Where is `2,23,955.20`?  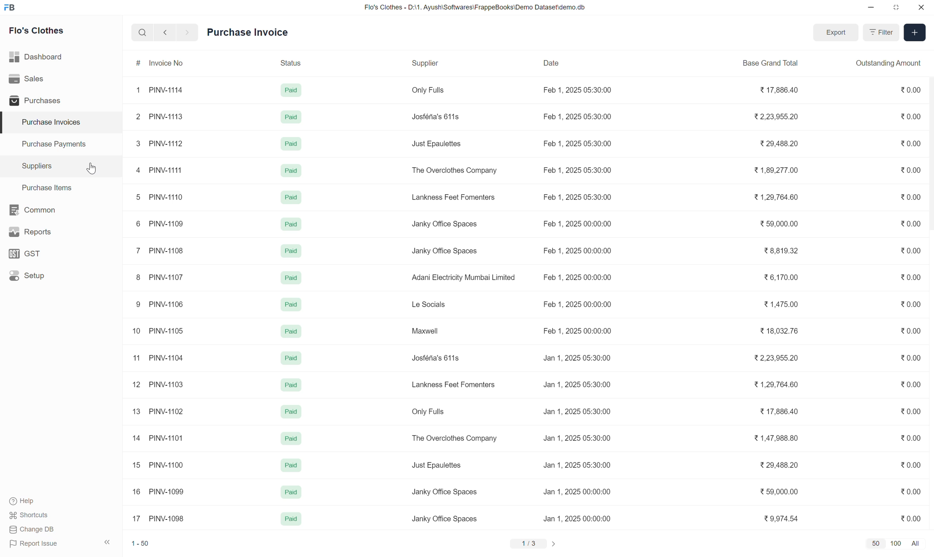
2,23,955.20 is located at coordinates (779, 358).